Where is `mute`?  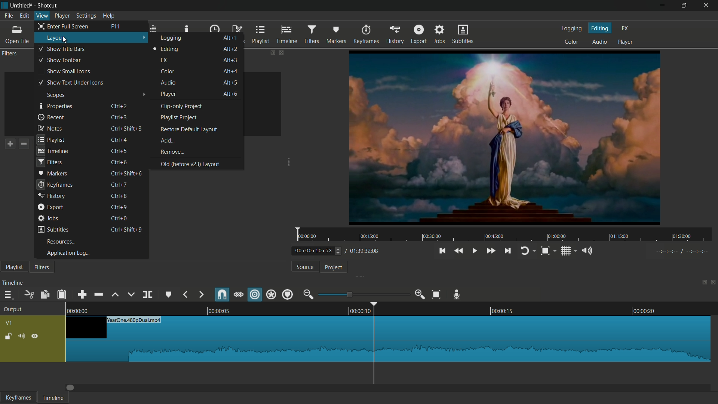 mute is located at coordinates (23, 337).